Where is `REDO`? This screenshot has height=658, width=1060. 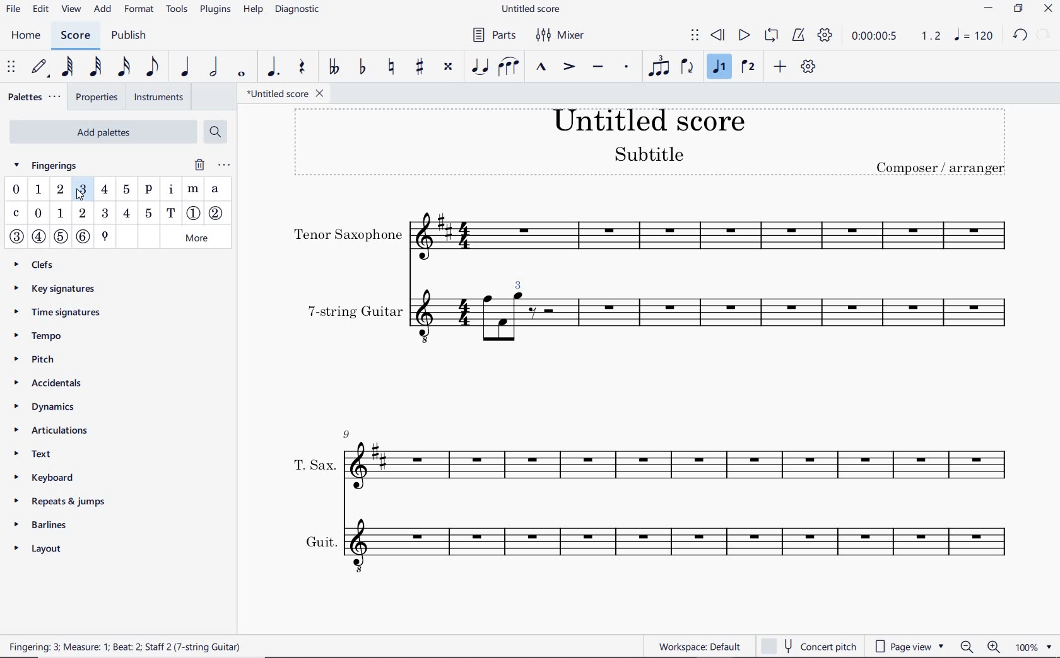
REDO is located at coordinates (1043, 35).